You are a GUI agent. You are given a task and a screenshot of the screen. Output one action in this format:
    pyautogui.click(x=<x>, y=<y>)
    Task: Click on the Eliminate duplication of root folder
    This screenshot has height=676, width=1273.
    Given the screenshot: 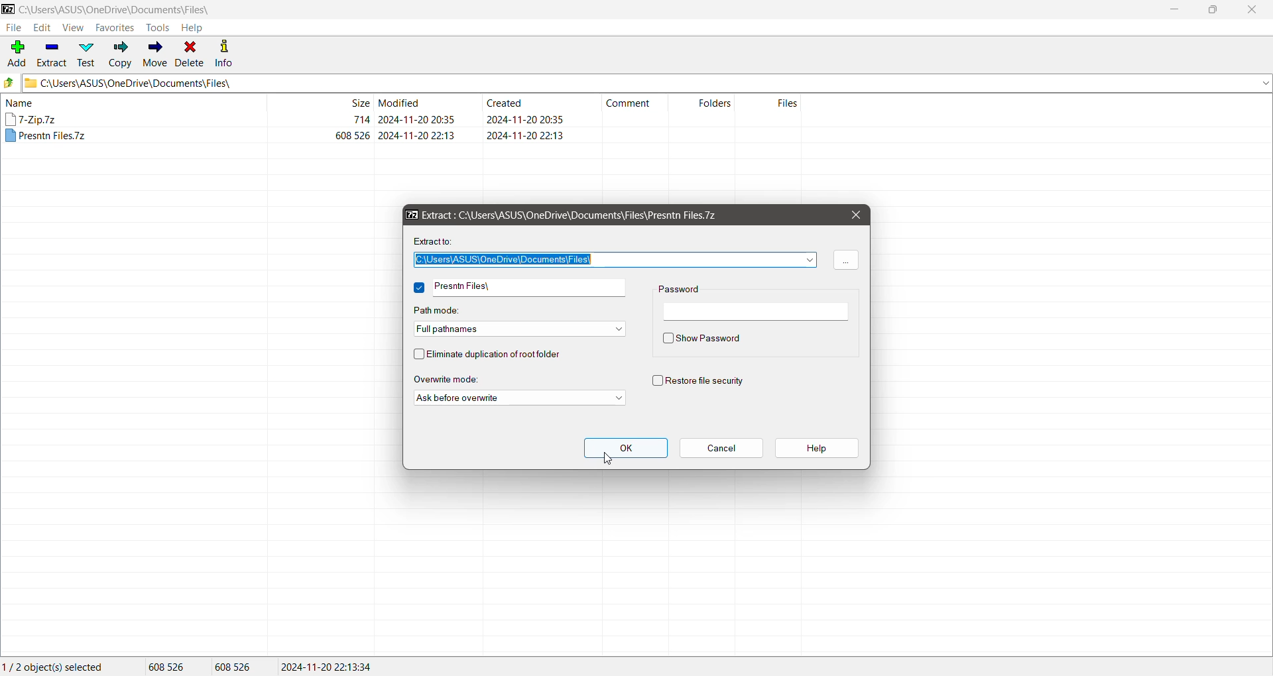 What is the action you would take?
    pyautogui.click(x=495, y=355)
    